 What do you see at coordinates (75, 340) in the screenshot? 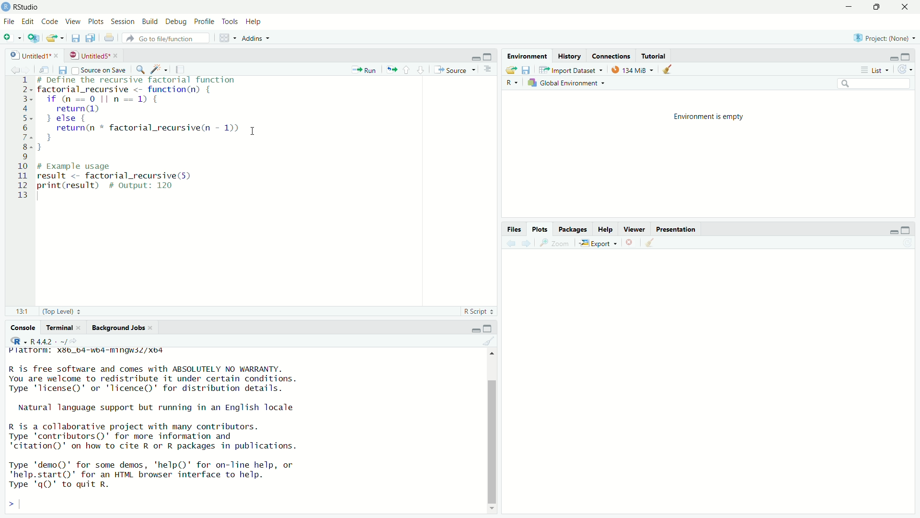
I see `View the current working directory` at bounding box center [75, 340].